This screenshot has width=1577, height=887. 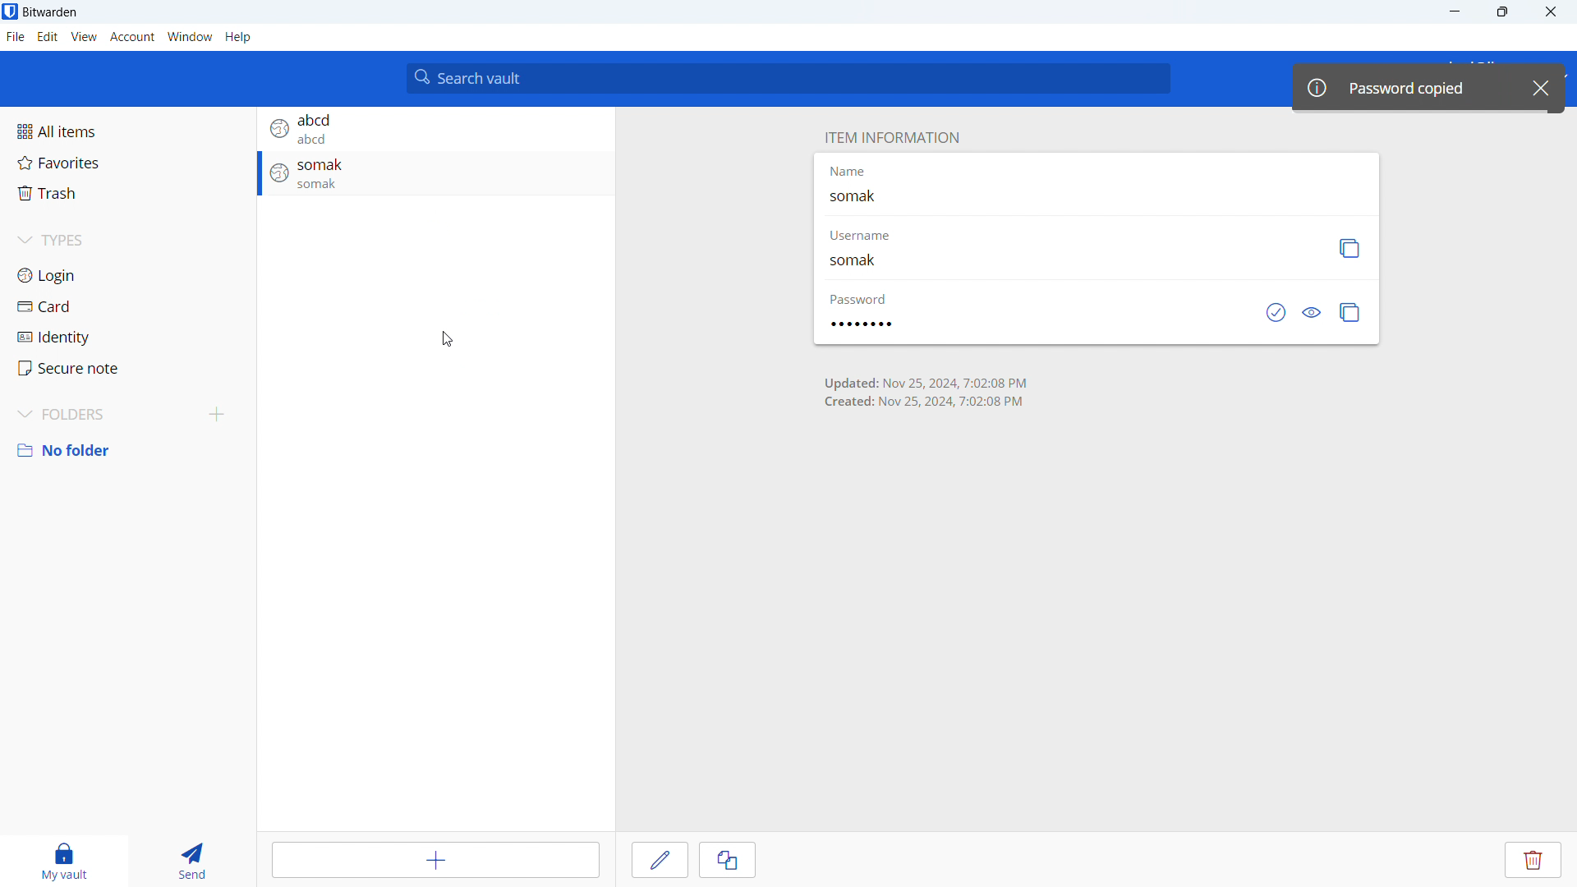 I want to click on trash, so click(x=127, y=193).